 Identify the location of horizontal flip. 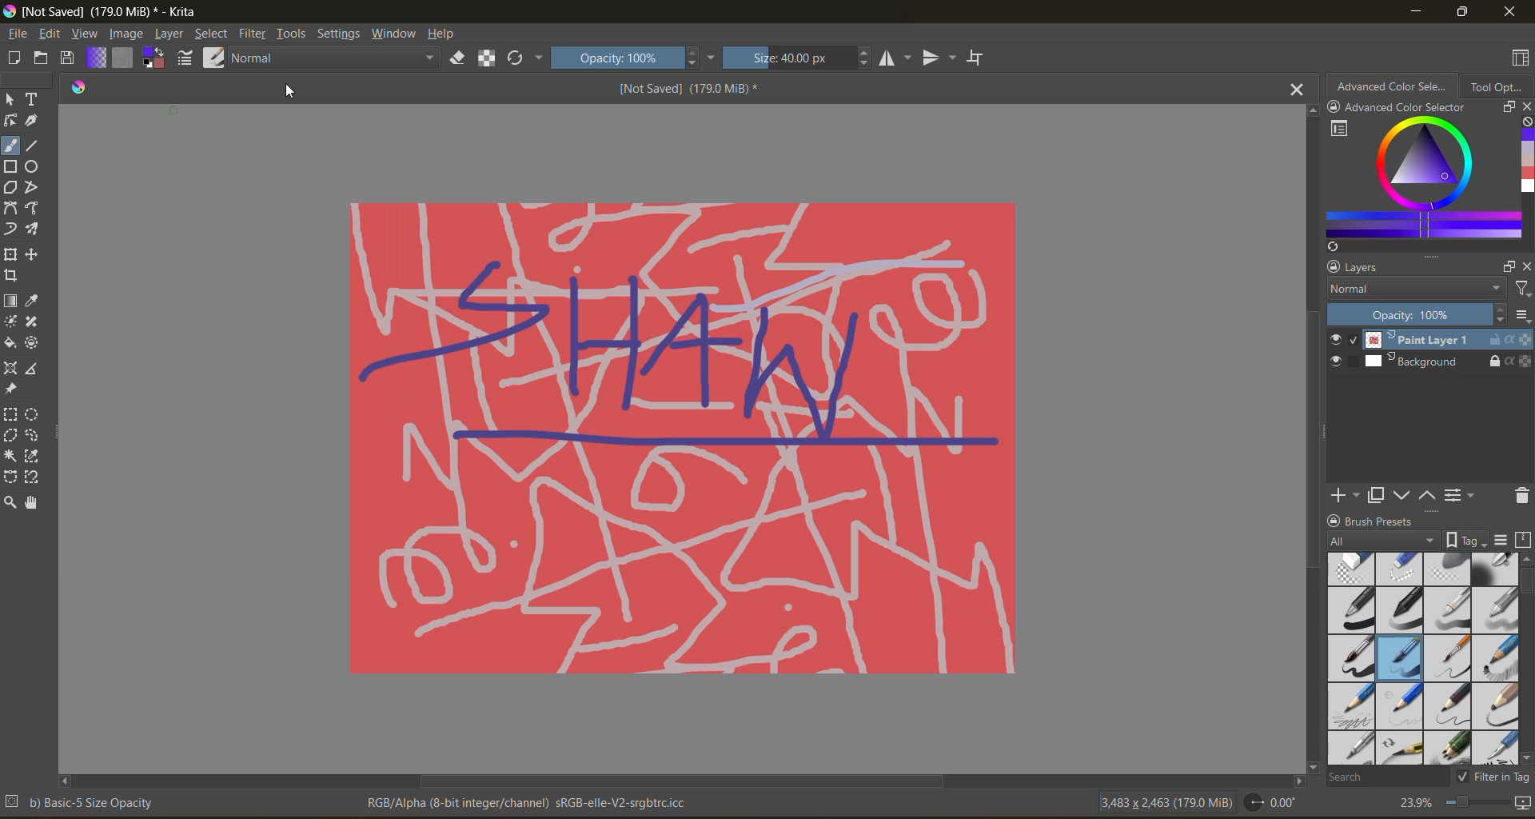
(896, 58).